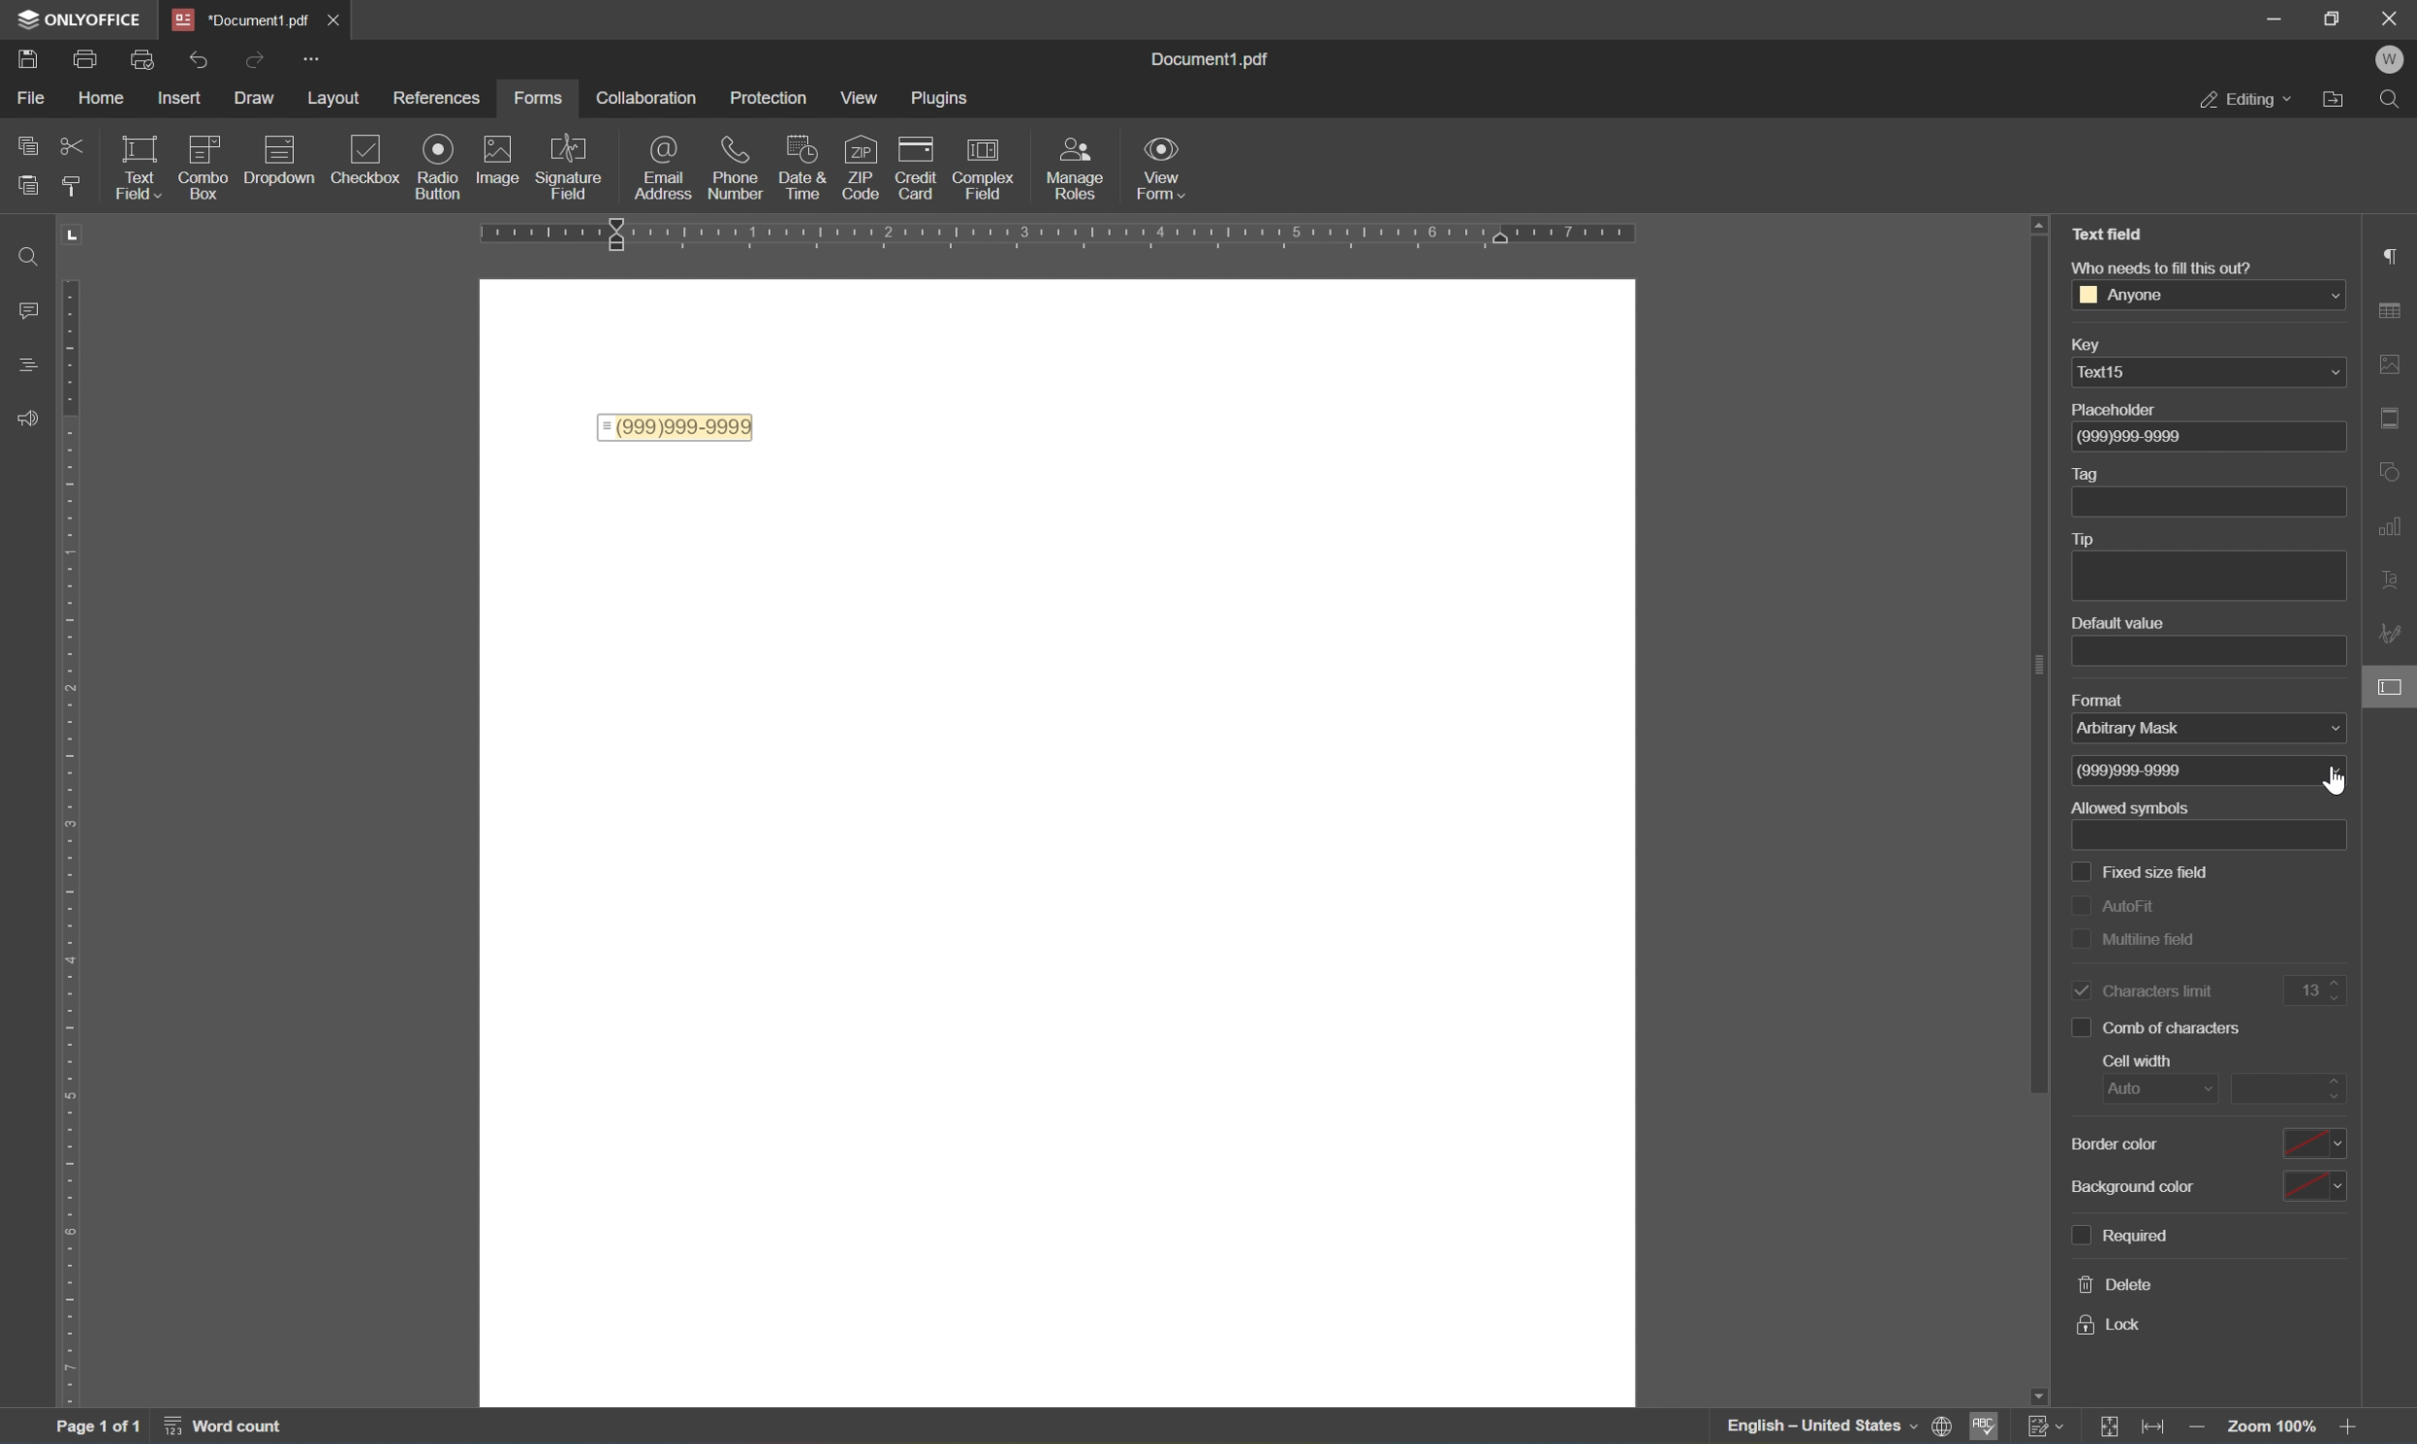  What do you see at coordinates (2099, 343) in the screenshot?
I see `key` at bounding box center [2099, 343].